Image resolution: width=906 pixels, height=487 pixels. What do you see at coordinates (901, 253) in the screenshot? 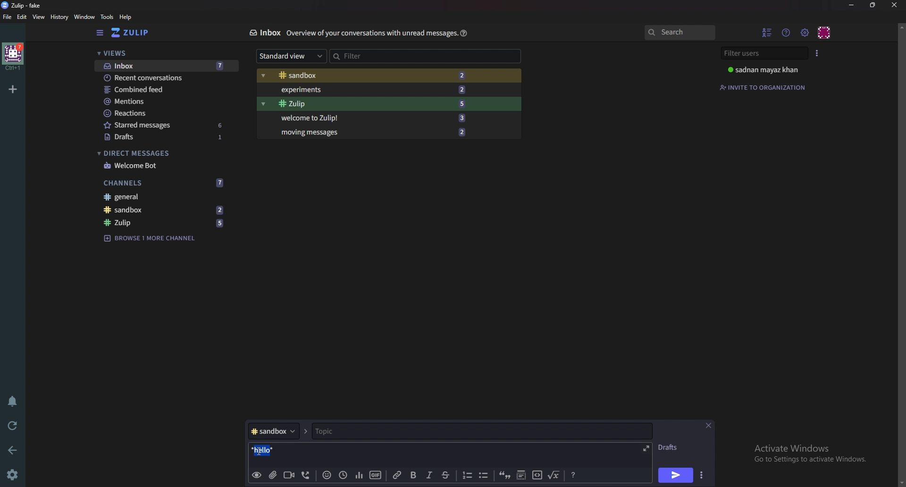
I see `scroll bar` at bounding box center [901, 253].